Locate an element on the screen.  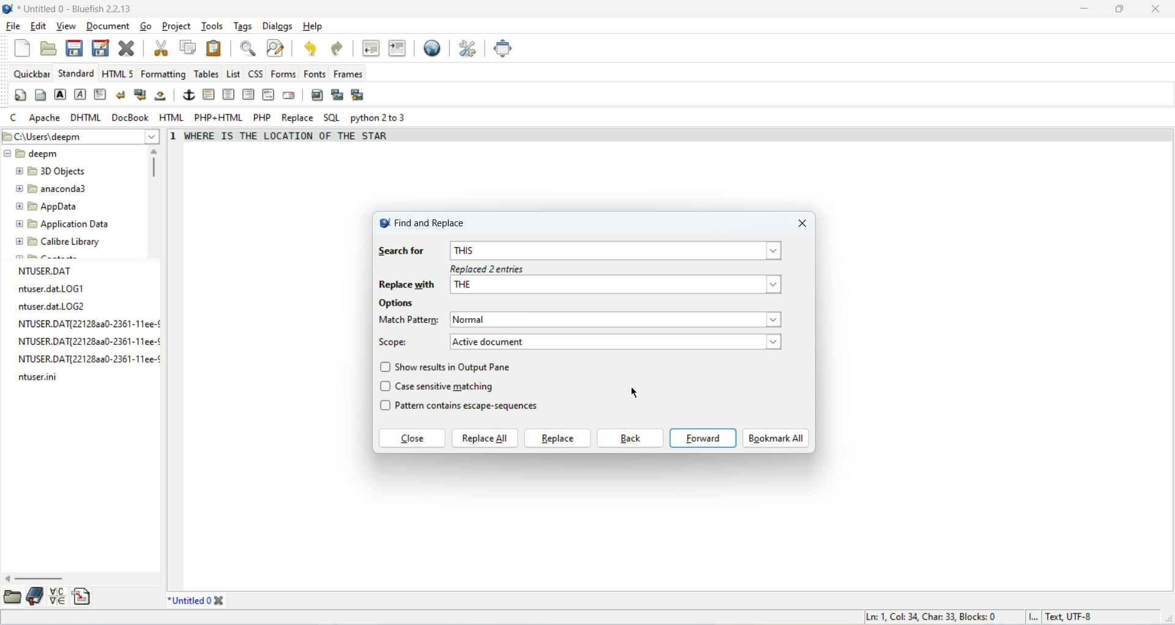
forward is located at coordinates (703, 438).